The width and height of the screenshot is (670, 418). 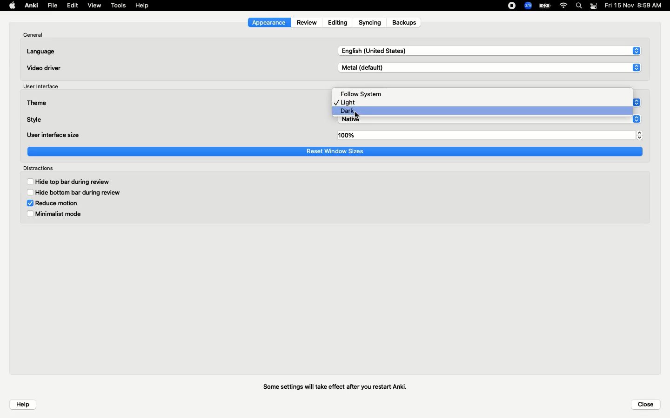 What do you see at coordinates (528, 6) in the screenshot?
I see `Zoom` at bounding box center [528, 6].